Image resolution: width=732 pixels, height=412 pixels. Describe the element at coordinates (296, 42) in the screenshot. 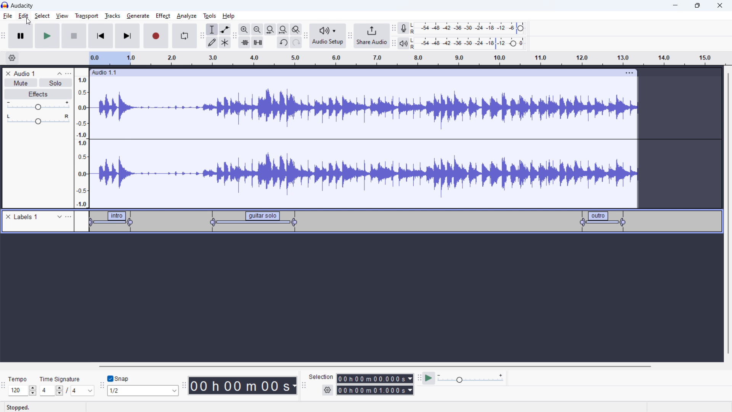

I see `undo` at that location.